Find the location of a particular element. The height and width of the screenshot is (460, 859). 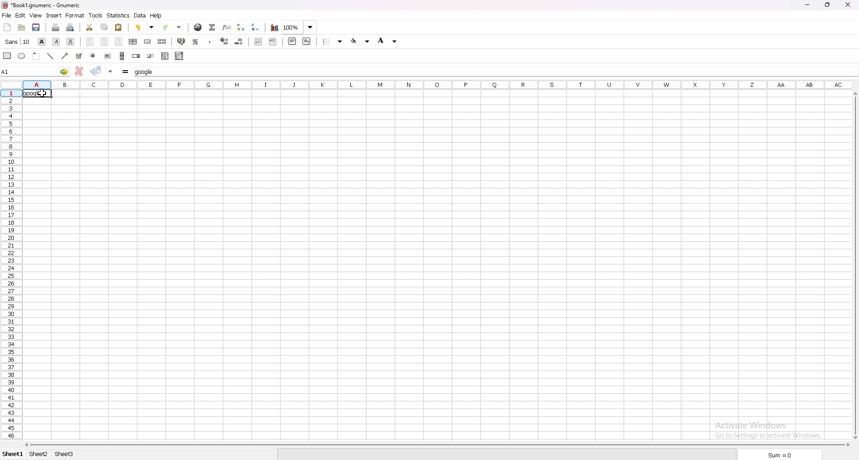

background is located at coordinates (388, 41).